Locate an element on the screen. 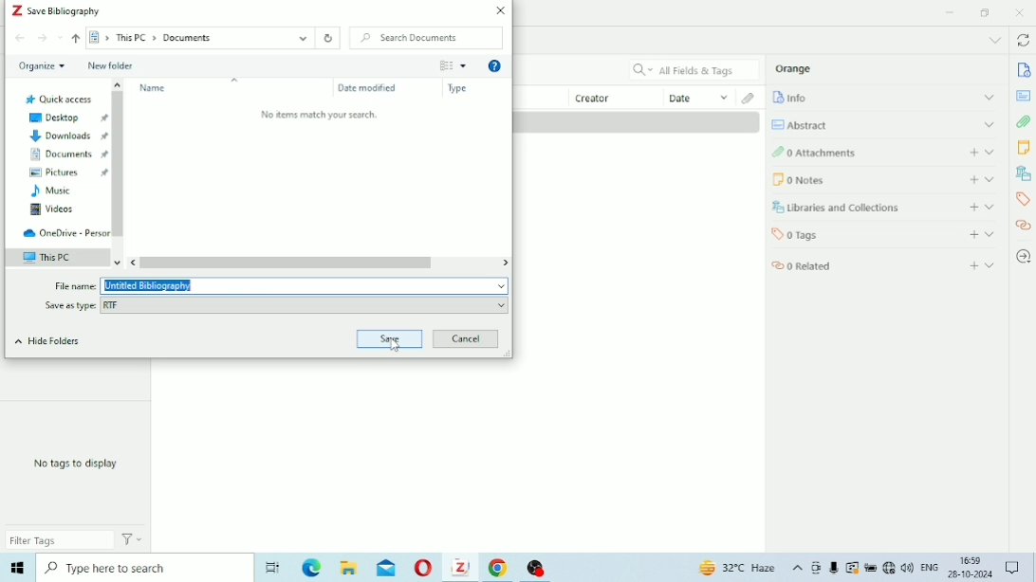 The height and width of the screenshot is (582, 1036). Restore down is located at coordinates (987, 13).